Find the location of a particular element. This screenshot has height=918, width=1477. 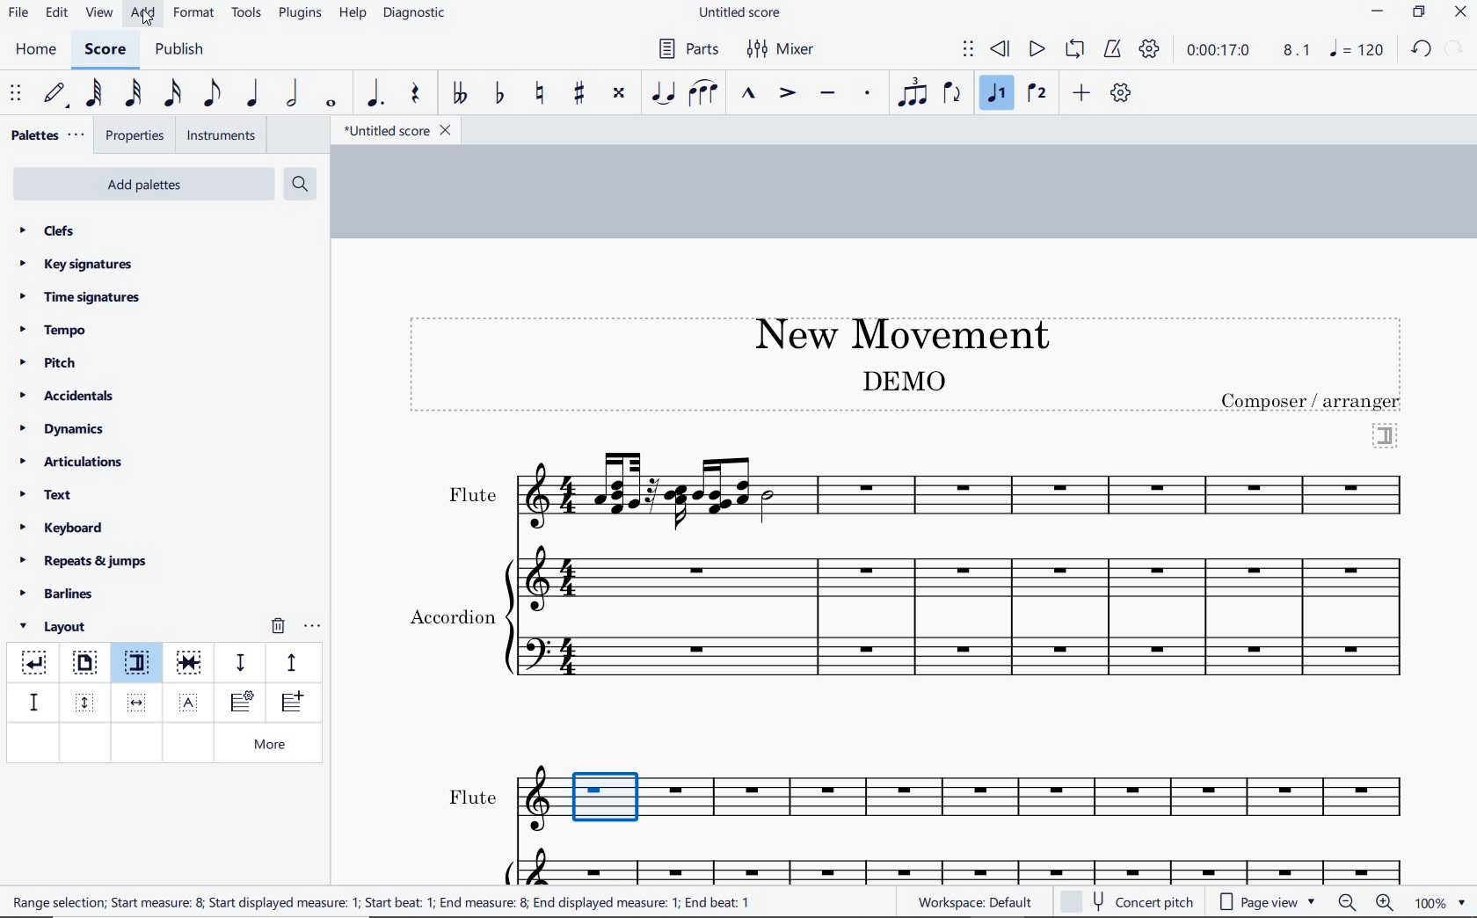

page view is located at coordinates (1268, 902).